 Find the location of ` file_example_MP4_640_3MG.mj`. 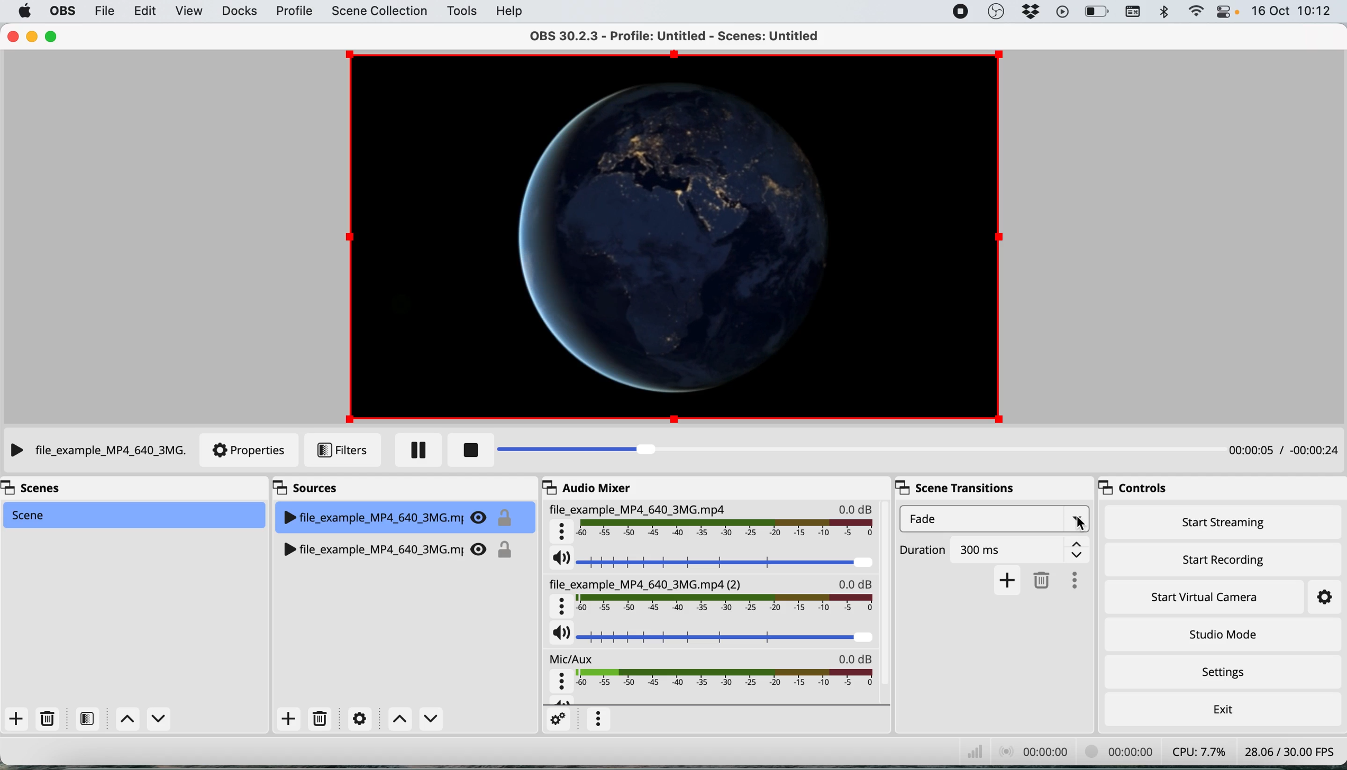

 file_example_MP4_640_3MG.mj is located at coordinates (405, 519).